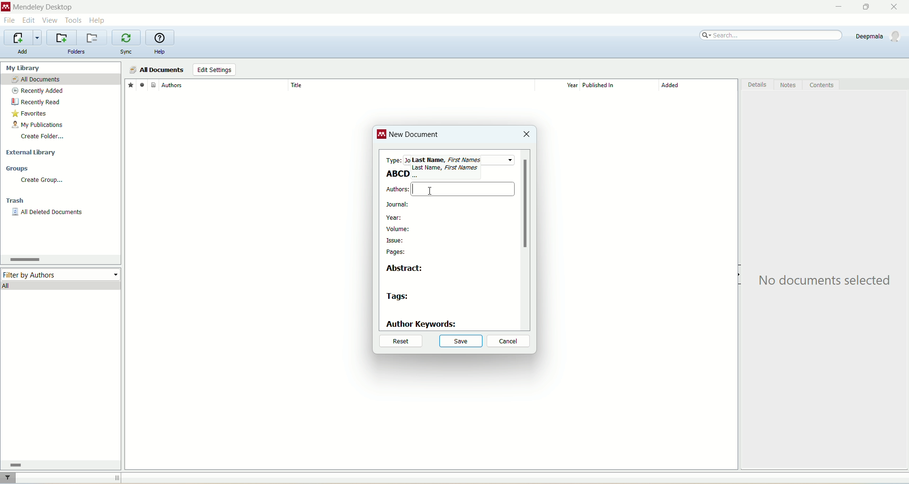 The width and height of the screenshot is (909, 484). Describe the element at coordinates (41, 180) in the screenshot. I see `create group` at that location.